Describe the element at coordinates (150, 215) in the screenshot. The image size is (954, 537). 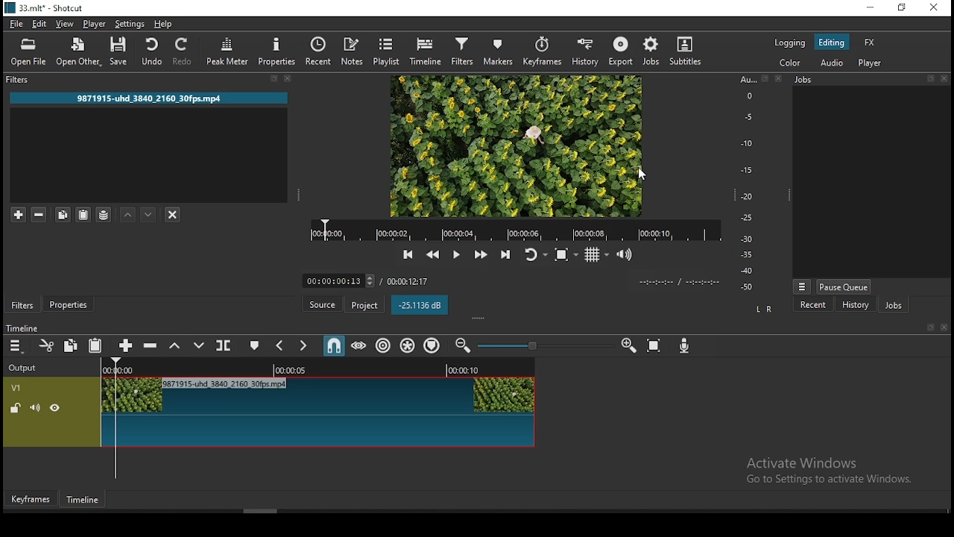
I see `move filter down` at that location.